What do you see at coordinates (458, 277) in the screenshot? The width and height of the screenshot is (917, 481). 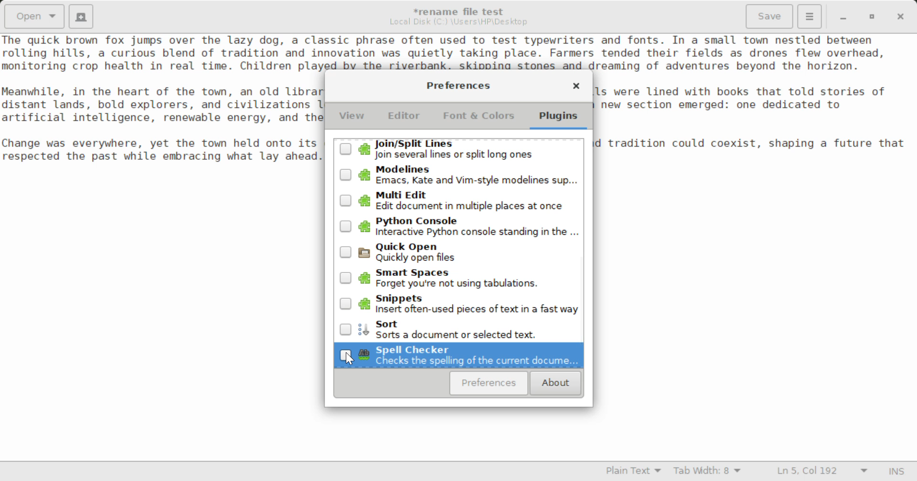 I see `Unselected Smart Spaces` at bounding box center [458, 277].